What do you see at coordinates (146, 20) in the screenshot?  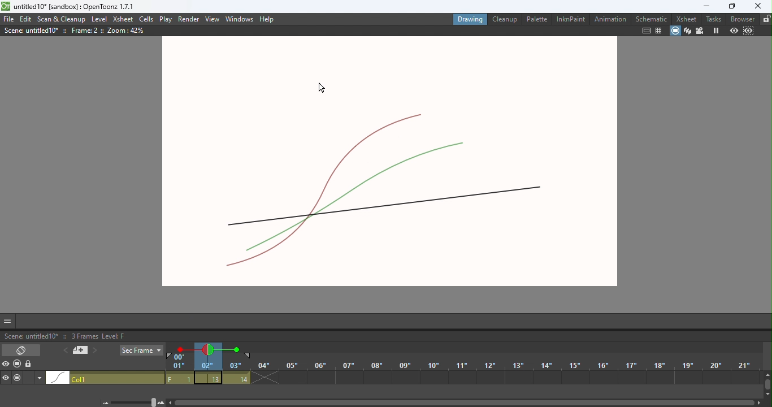 I see `Cells` at bounding box center [146, 20].